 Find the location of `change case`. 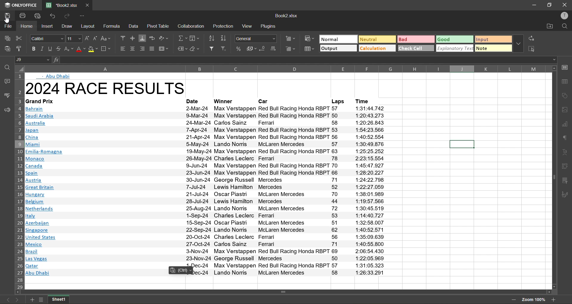

change case is located at coordinates (108, 37).